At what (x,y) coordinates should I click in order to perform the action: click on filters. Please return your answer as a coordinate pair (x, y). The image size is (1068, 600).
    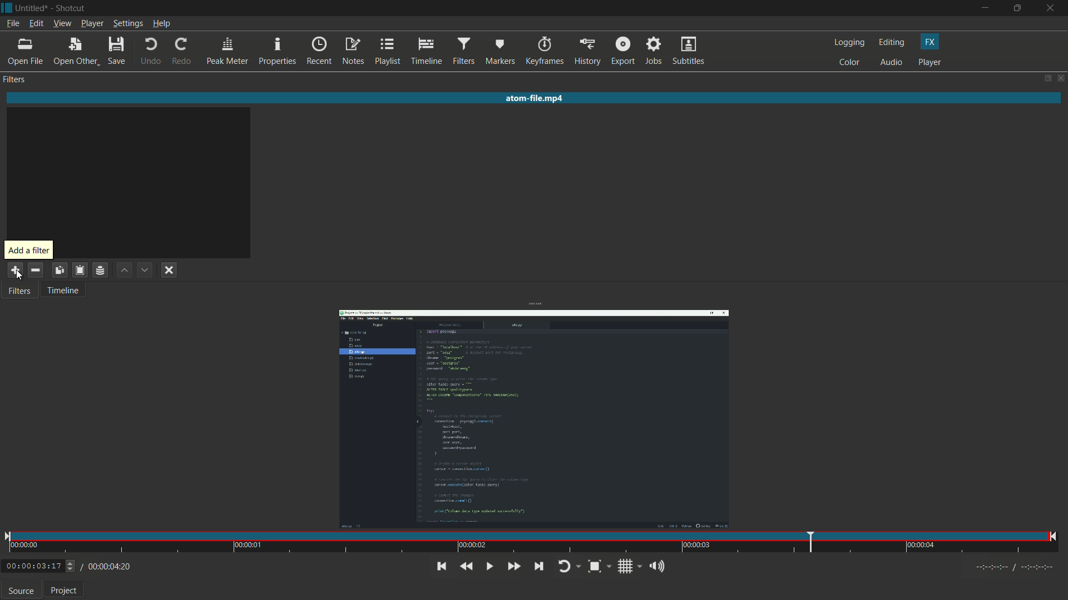
    Looking at the image, I should click on (16, 81).